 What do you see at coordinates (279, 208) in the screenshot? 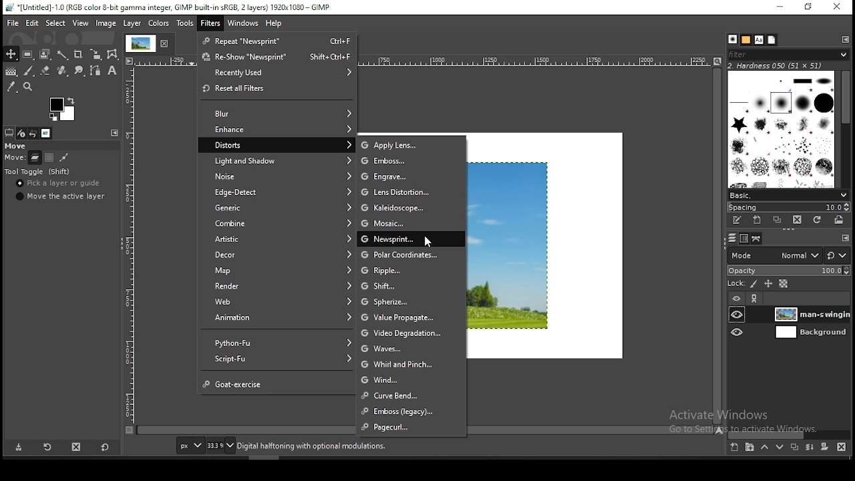
I see `generic` at bounding box center [279, 208].